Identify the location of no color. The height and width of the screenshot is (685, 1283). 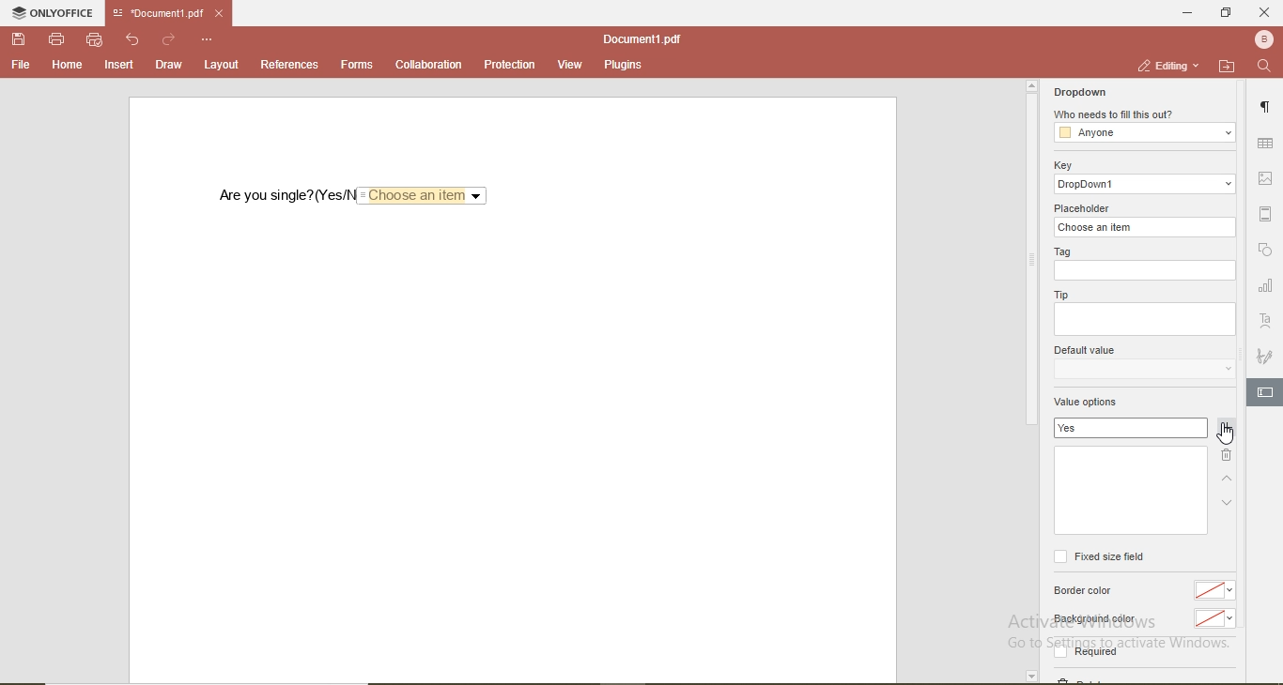
(1213, 591).